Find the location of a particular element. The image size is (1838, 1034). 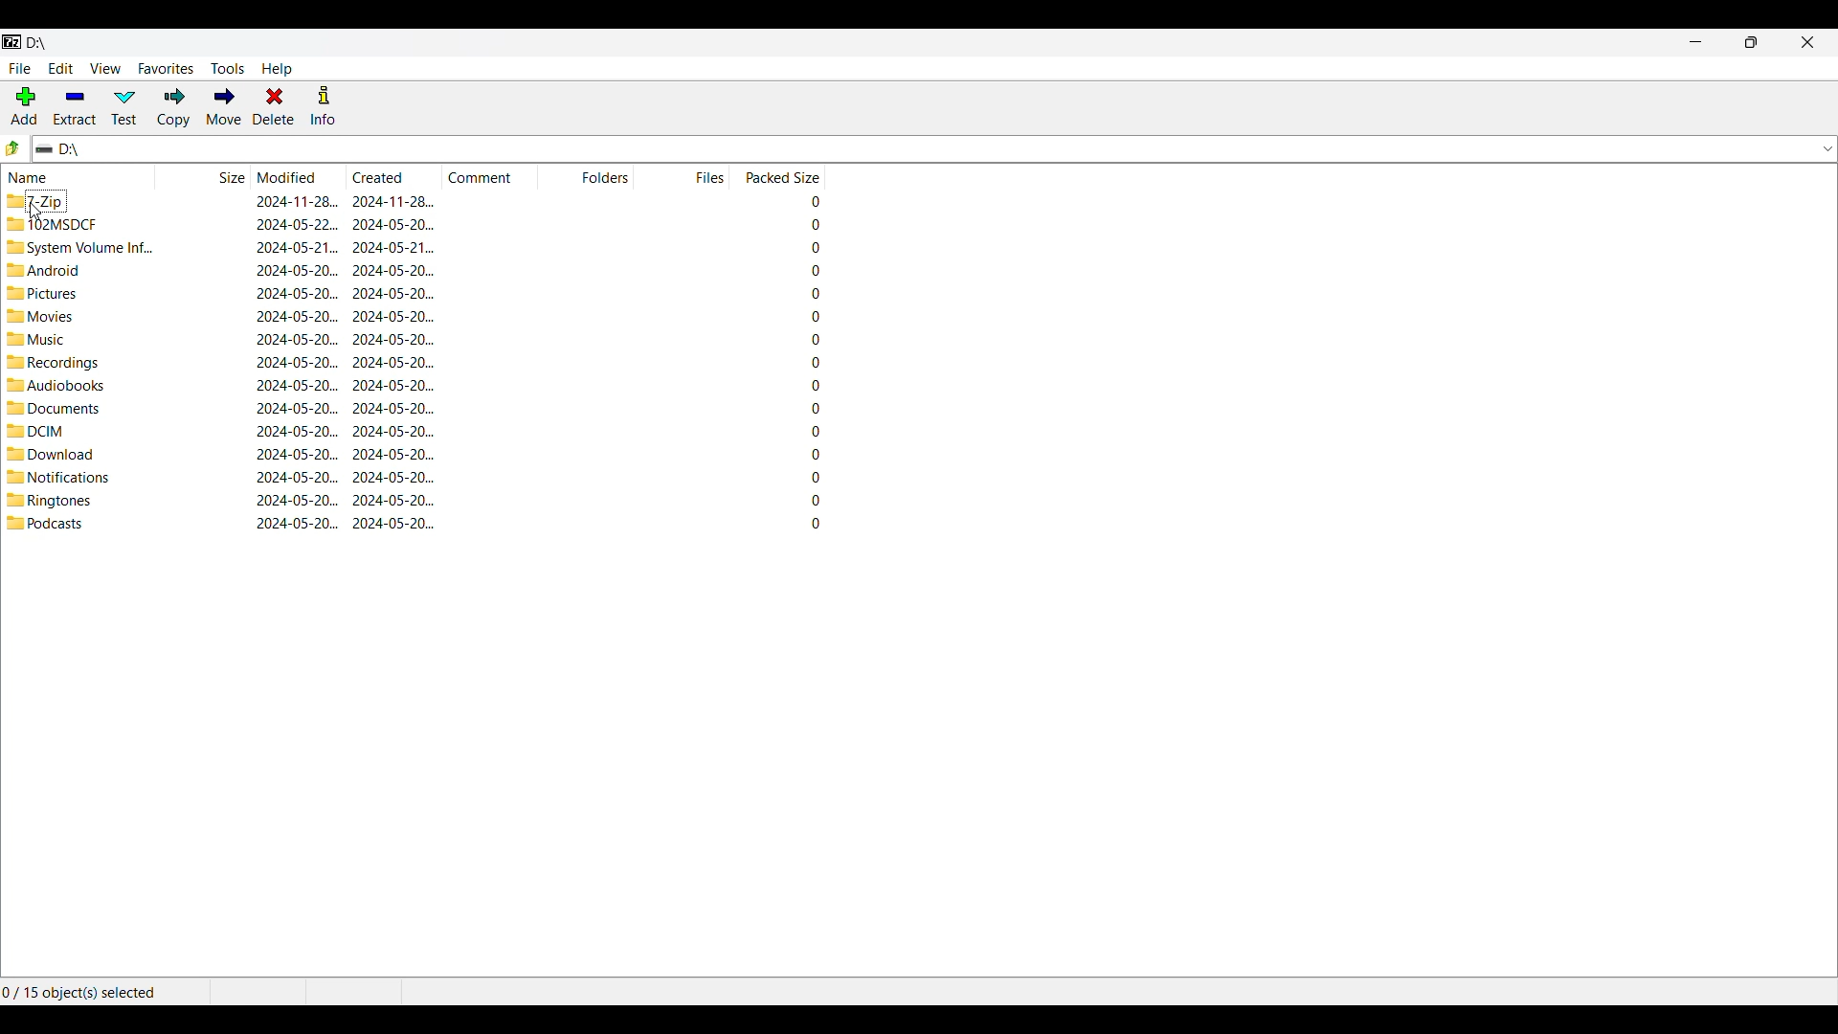

packed size is located at coordinates (810, 385).